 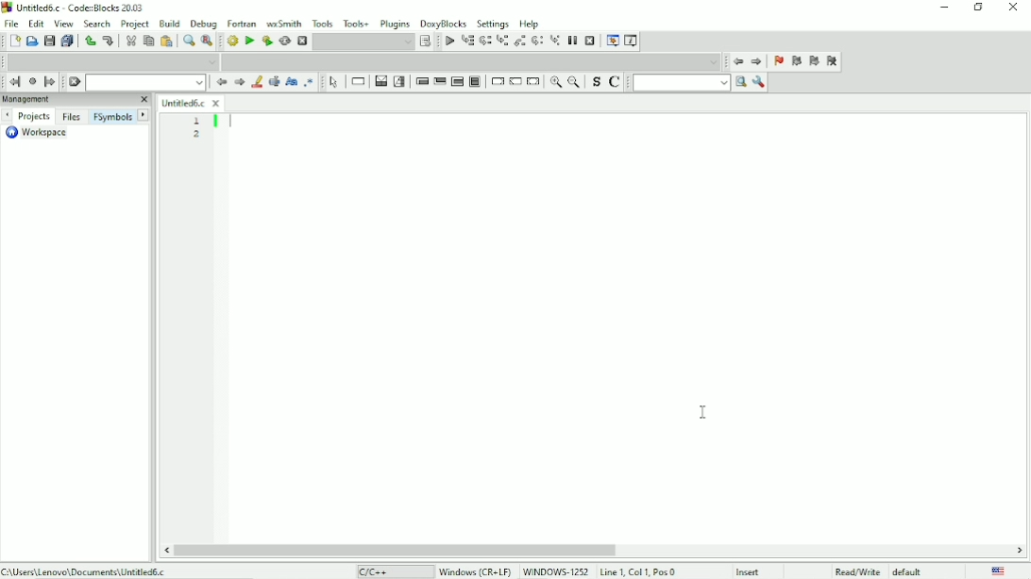 I want to click on Use regex, so click(x=311, y=82).